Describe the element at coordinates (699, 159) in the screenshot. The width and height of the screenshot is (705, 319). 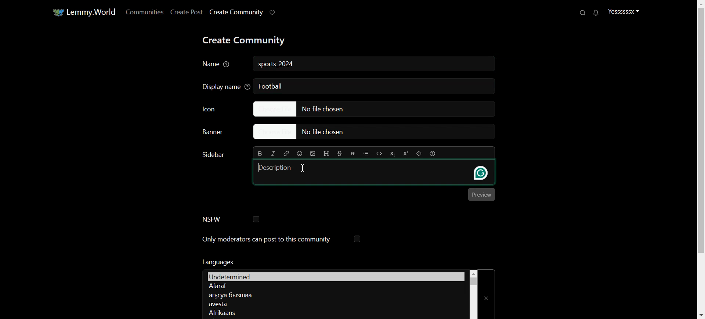
I see `Vertical Scroll bar` at that location.